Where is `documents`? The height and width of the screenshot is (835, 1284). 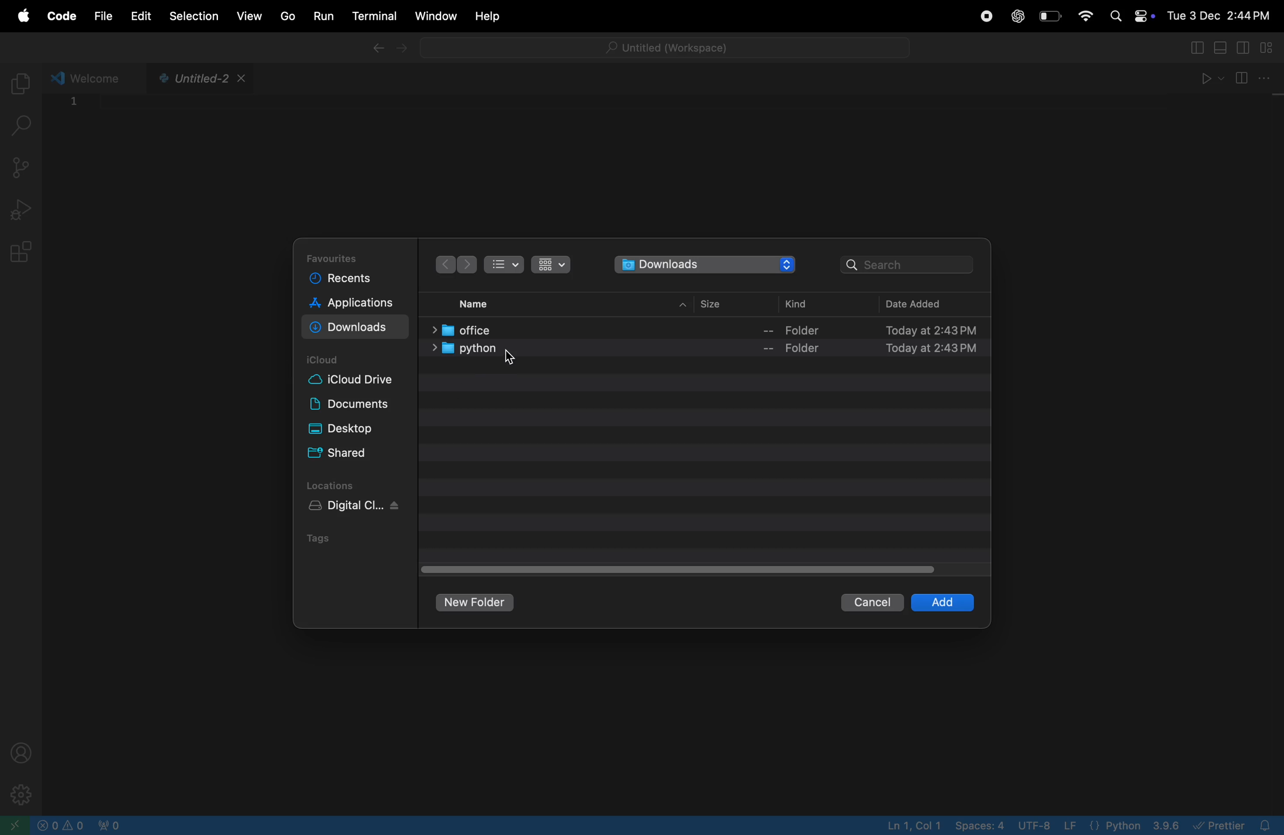 documents is located at coordinates (353, 405).